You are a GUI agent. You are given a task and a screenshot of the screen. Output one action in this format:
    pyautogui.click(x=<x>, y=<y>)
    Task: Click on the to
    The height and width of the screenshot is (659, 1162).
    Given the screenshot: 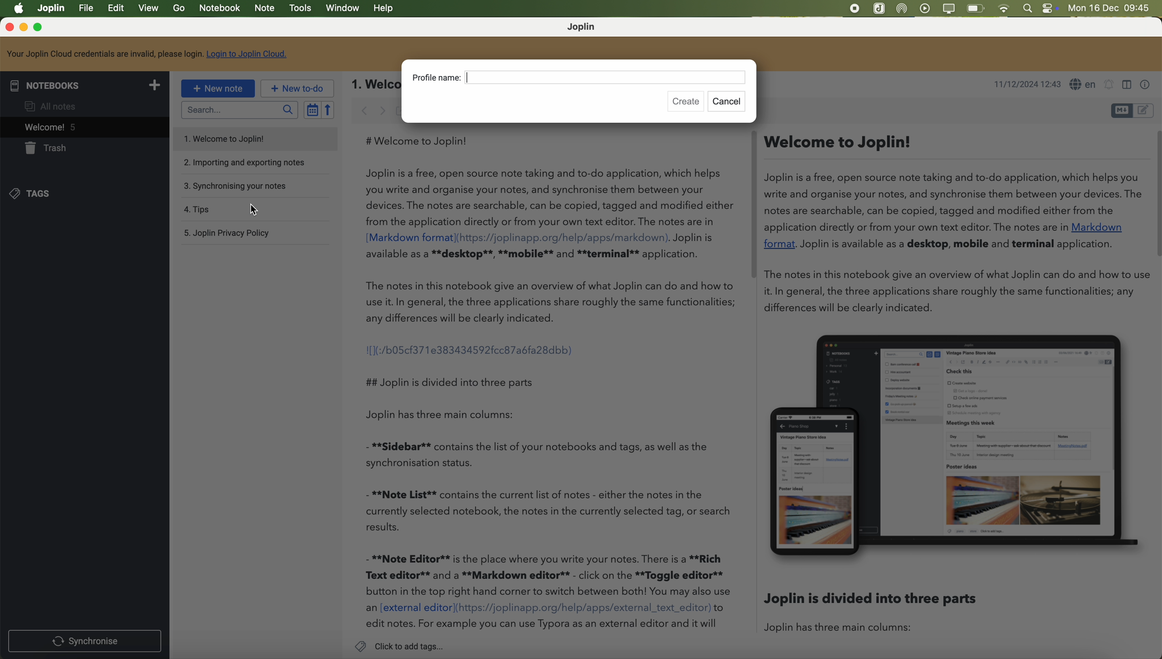 What is the action you would take?
    pyautogui.click(x=720, y=608)
    